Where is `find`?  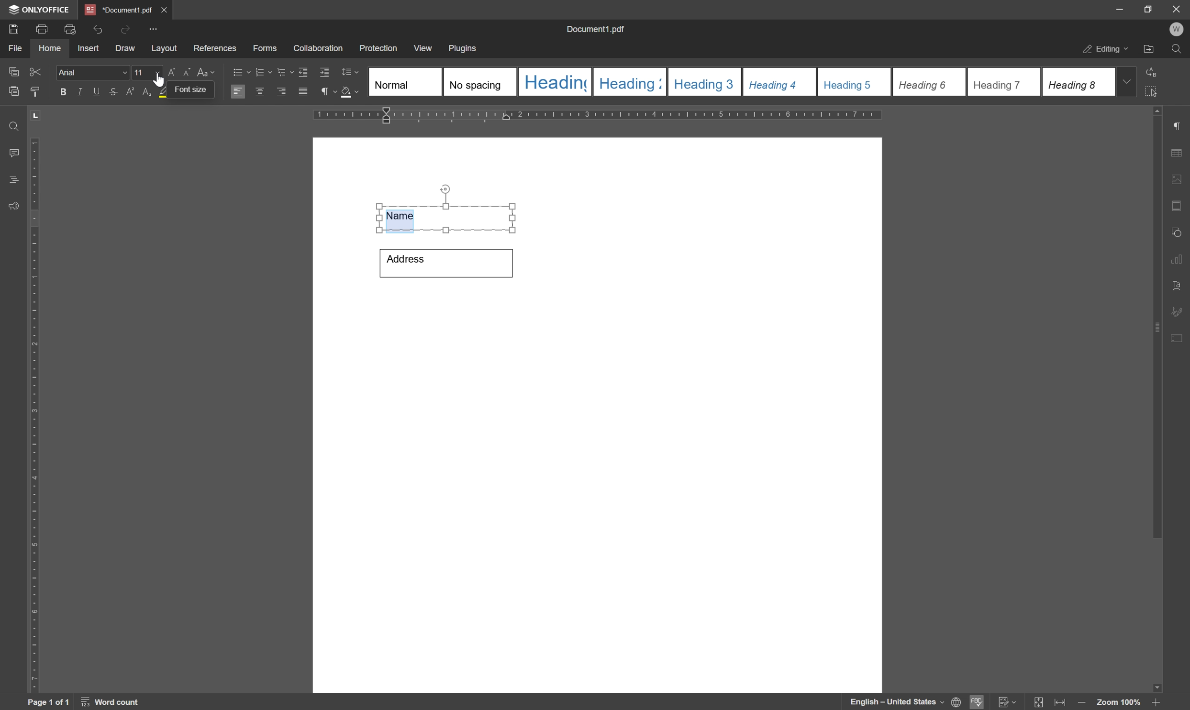 find is located at coordinates (12, 123).